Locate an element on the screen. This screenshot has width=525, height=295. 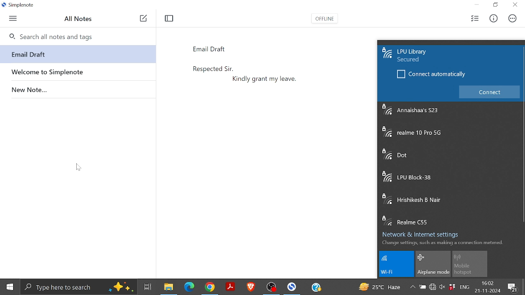
Restore down is located at coordinates (496, 5).